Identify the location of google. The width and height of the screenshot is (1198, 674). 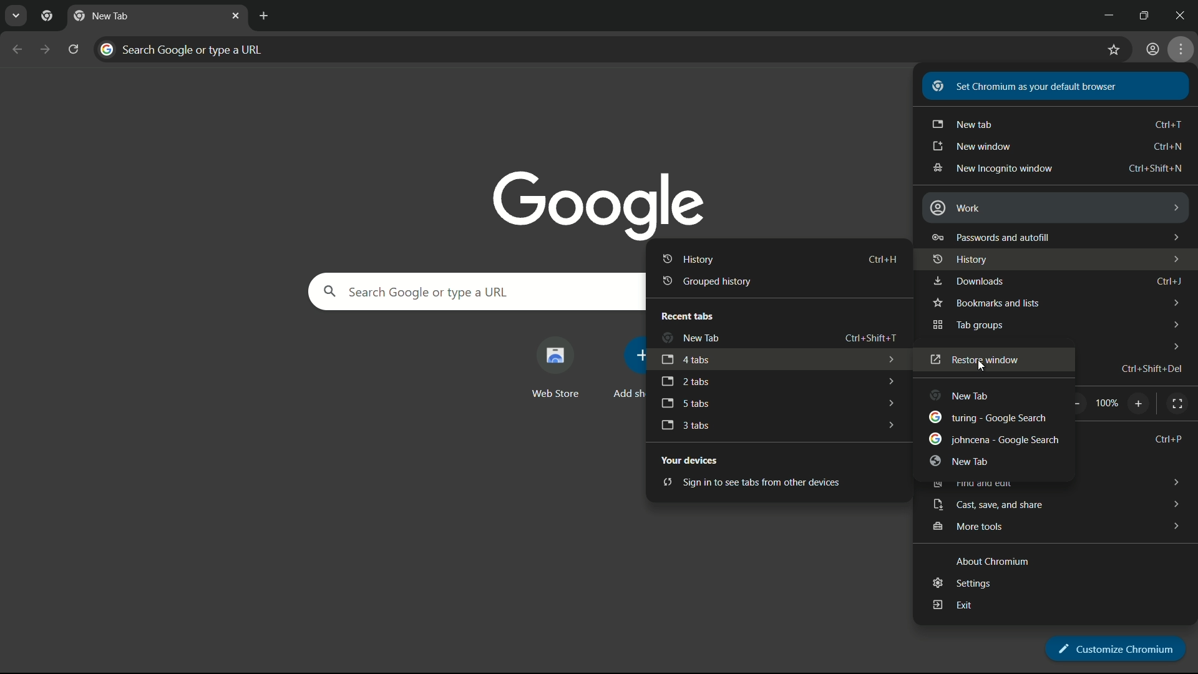
(598, 199).